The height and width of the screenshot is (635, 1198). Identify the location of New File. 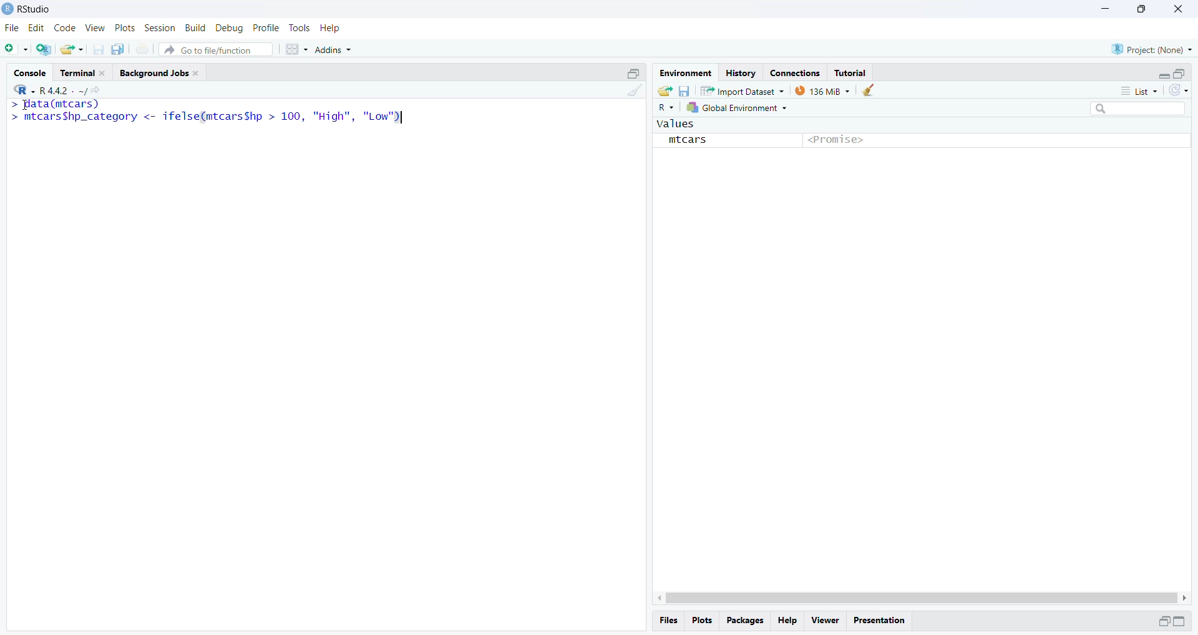
(17, 49).